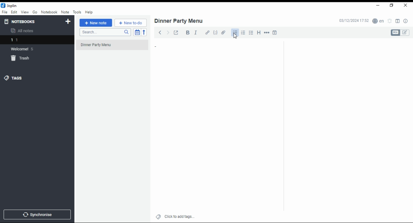 Image resolution: width=413 pixels, height=223 pixels. I want to click on minimize, so click(378, 5).